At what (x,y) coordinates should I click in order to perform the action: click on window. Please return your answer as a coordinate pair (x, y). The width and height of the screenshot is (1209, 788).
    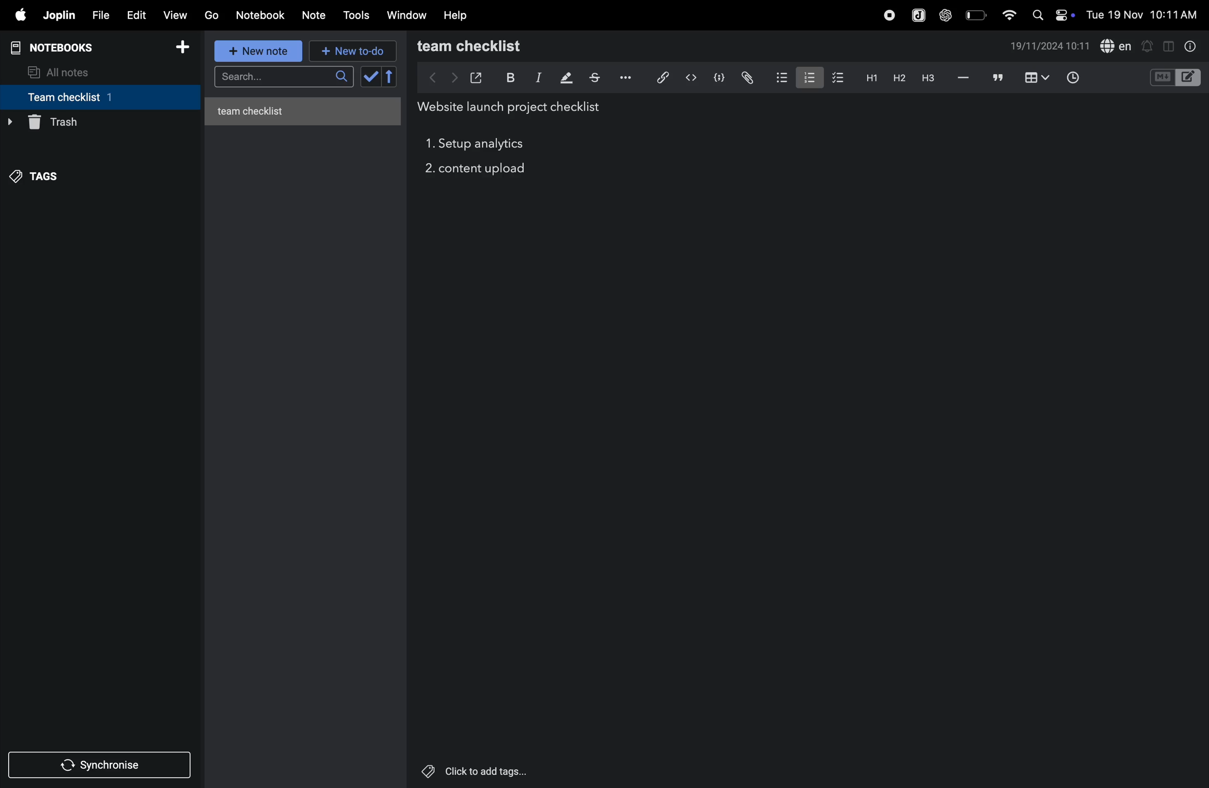
    Looking at the image, I should click on (406, 16).